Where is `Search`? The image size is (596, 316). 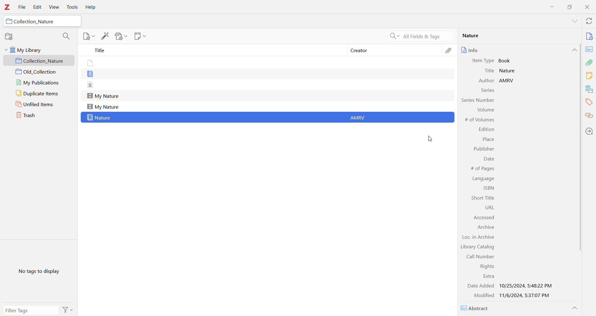 Search is located at coordinates (65, 36).